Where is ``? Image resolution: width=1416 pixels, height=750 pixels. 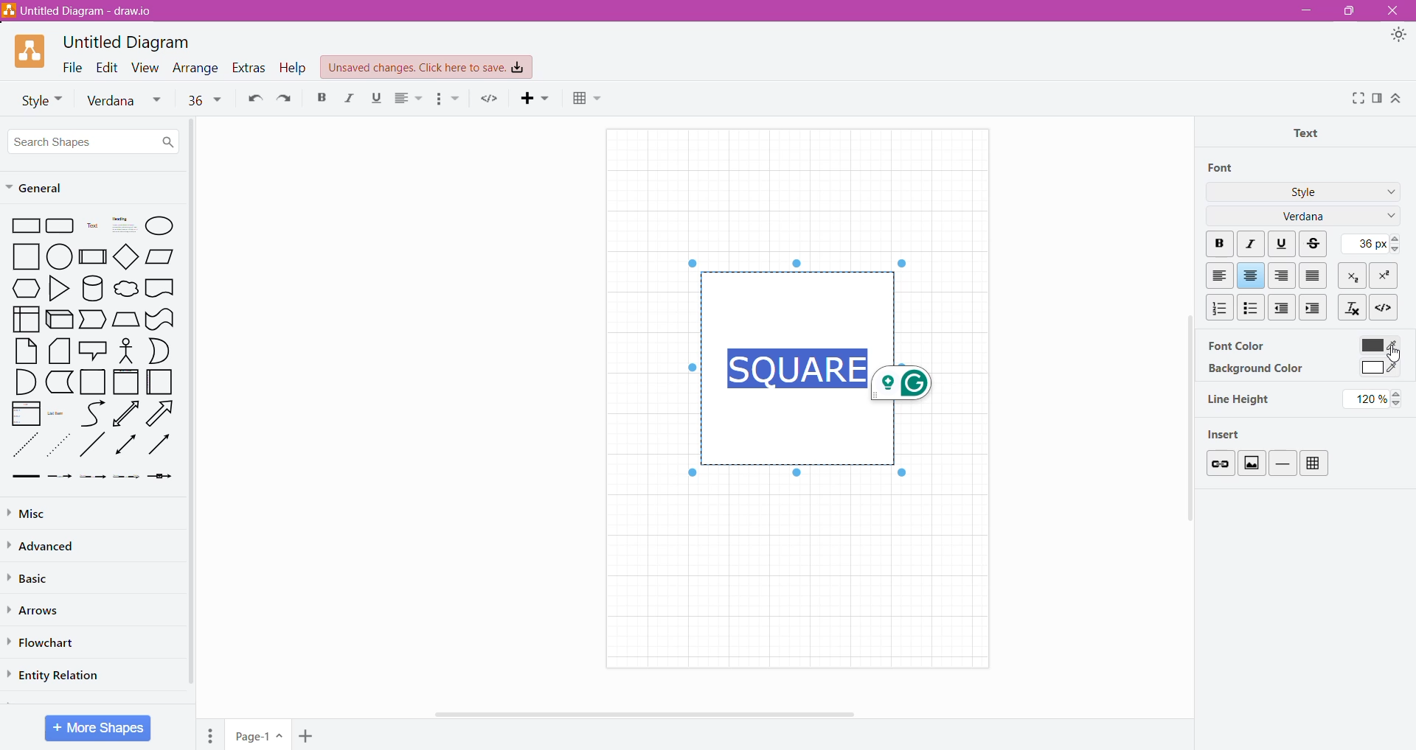  is located at coordinates (1305, 216).